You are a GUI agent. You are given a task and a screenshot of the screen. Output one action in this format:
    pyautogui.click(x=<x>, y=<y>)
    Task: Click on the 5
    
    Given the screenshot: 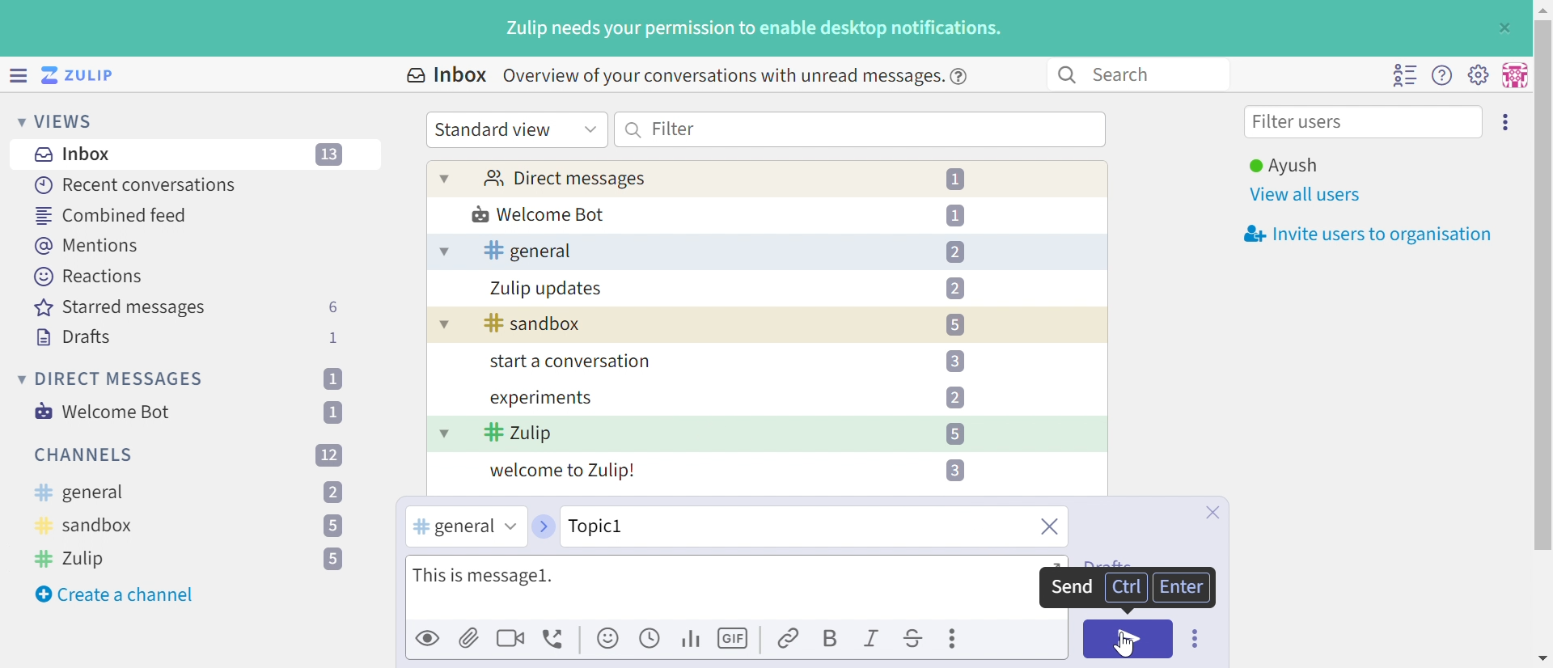 What is the action you would take?
    pyautogui.click(x=954, y=325)
    